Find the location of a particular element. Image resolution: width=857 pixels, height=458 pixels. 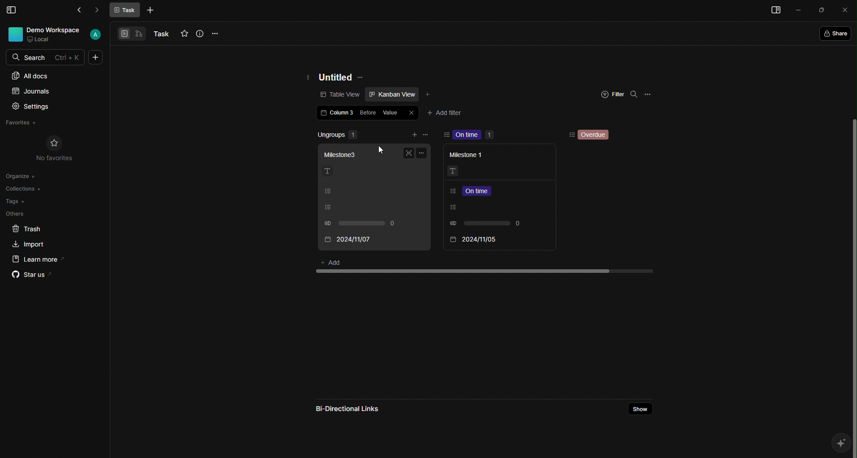

Options is located at coordinates (423, 153).